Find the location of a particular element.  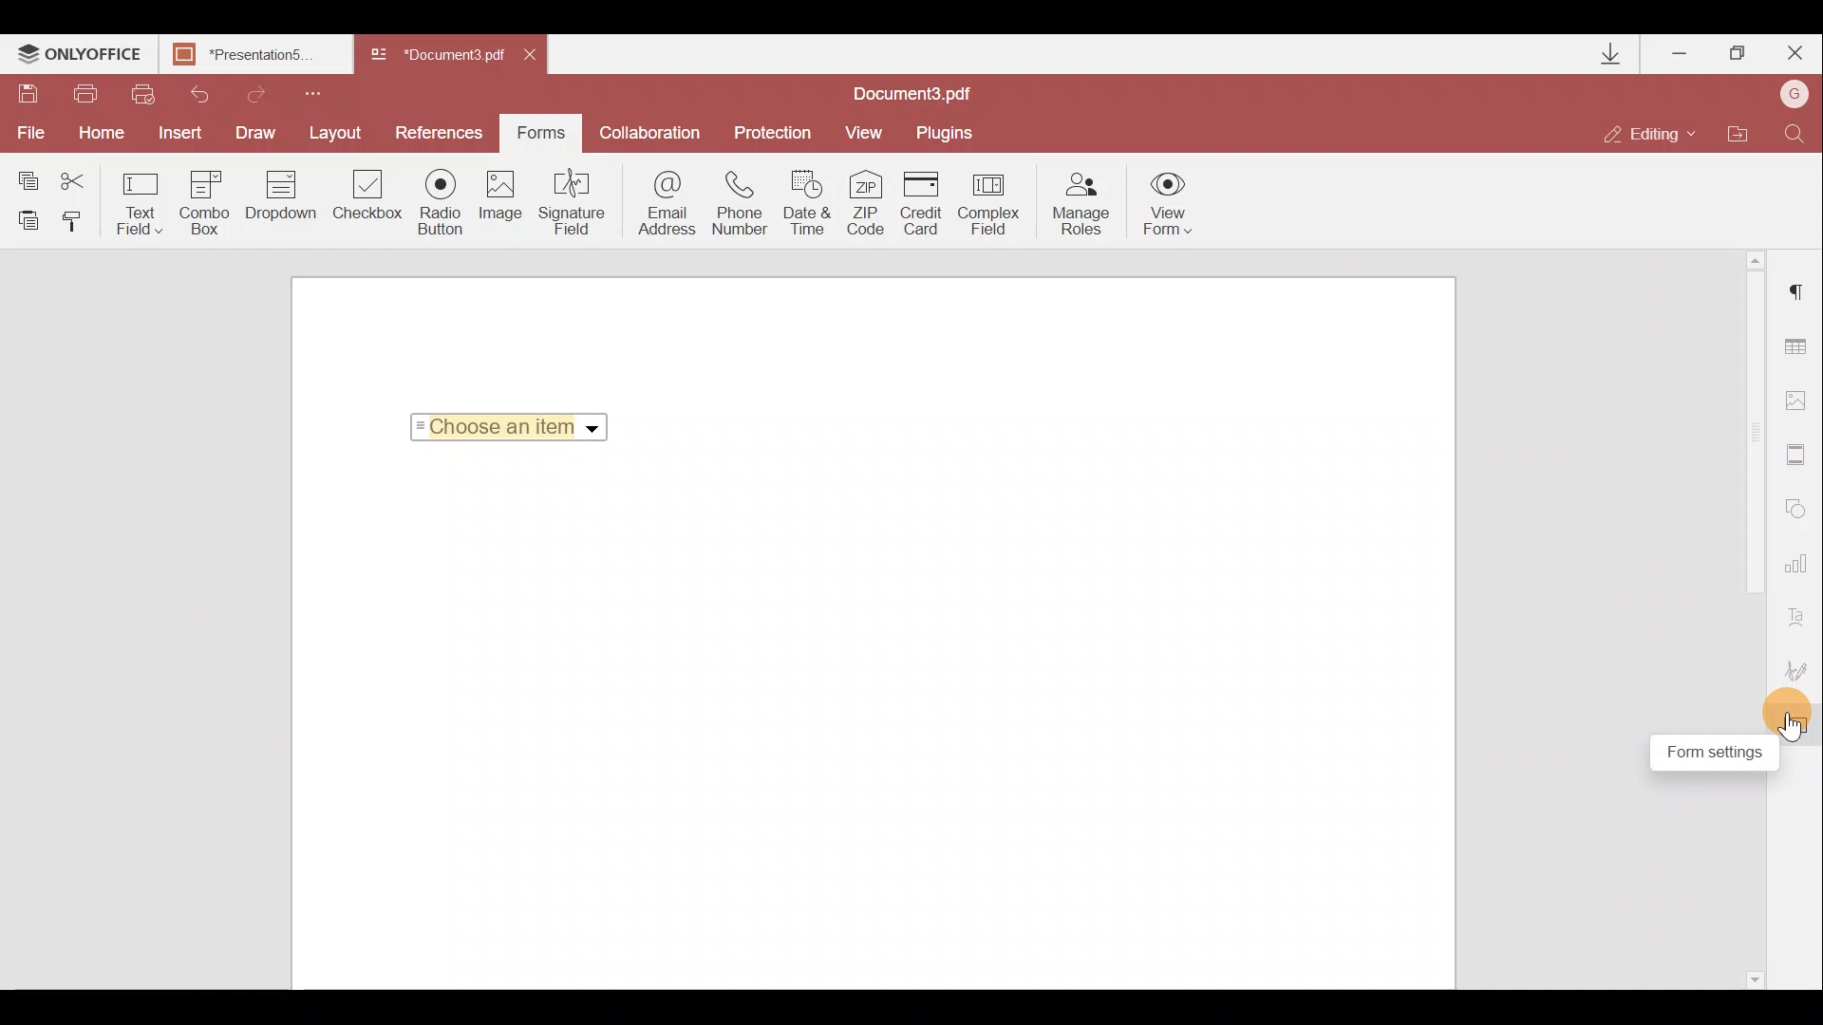

Document3.pdf is located at coordinates (437, 56).